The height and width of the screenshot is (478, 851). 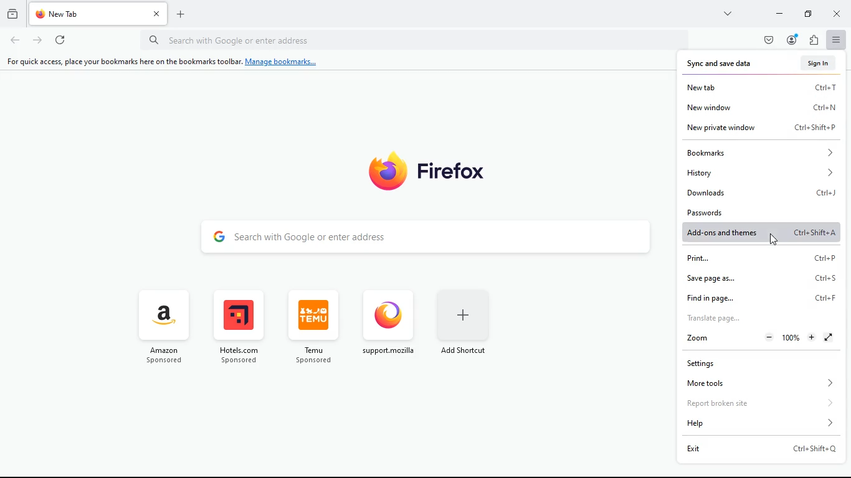 I want to click on downloads  ctrl+j, so click(x=759, y=193).